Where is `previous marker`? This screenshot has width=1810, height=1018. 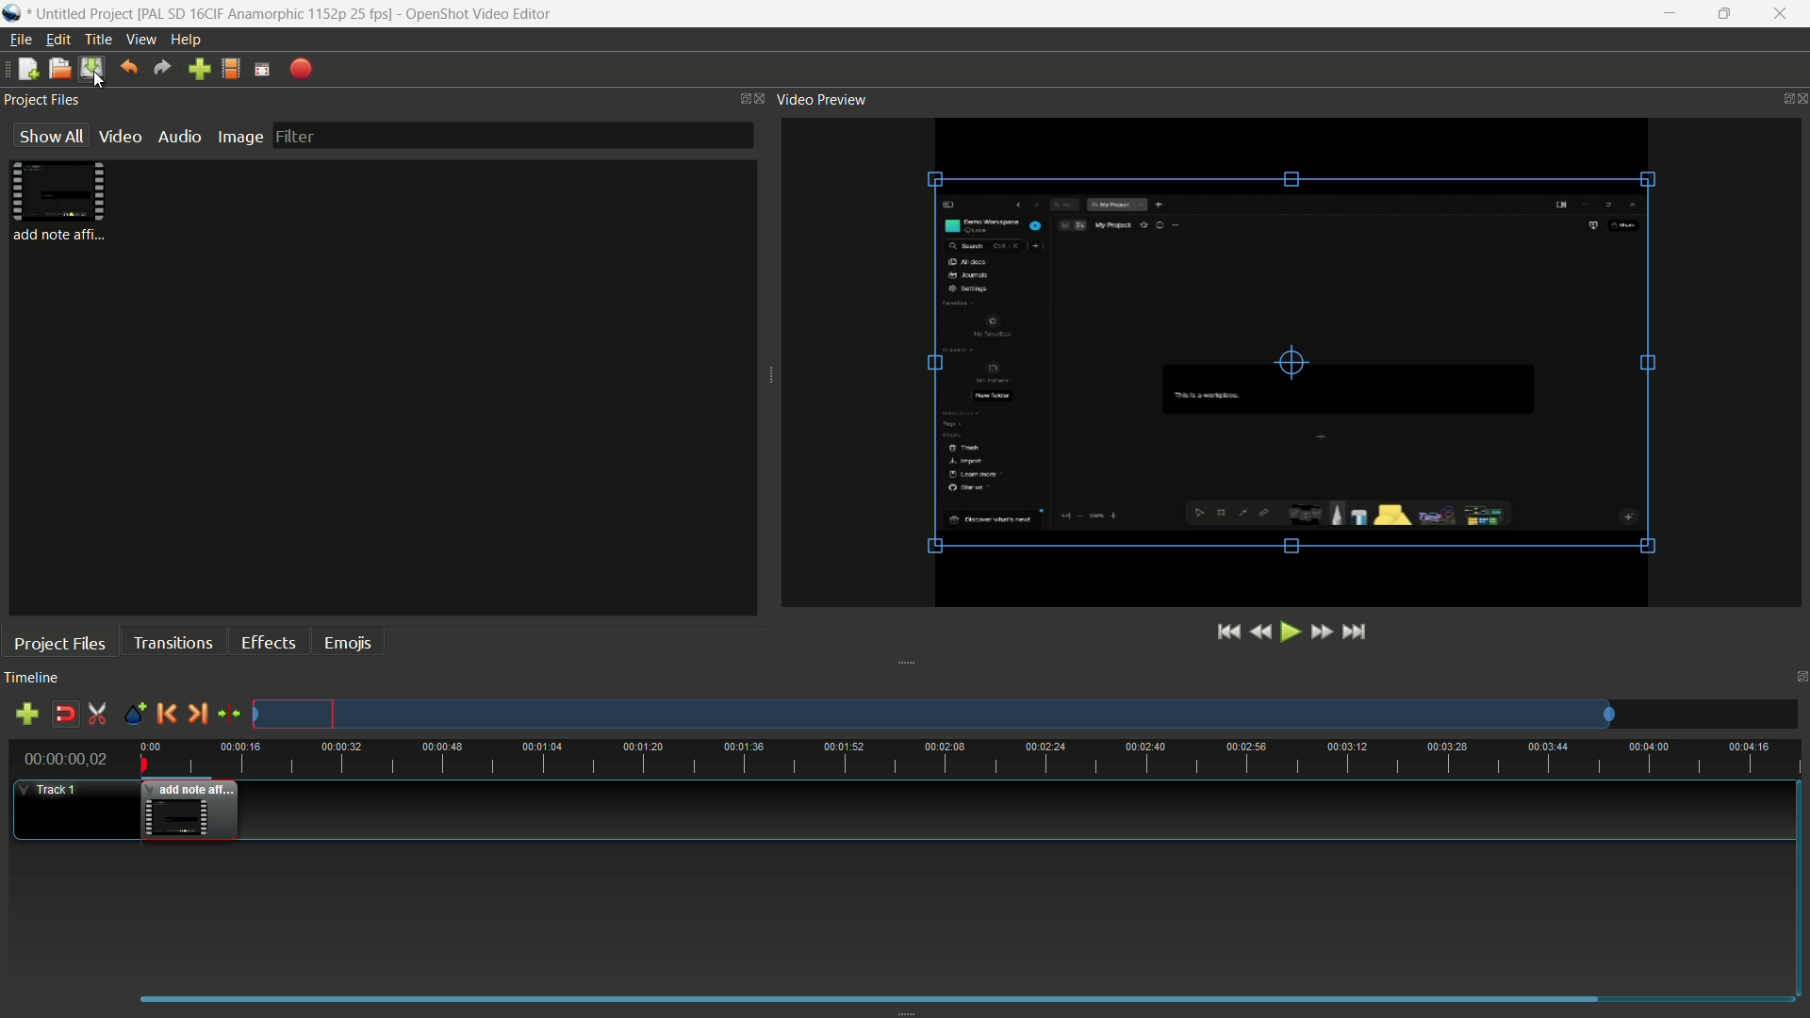
previous marker is located at coordinates (163, 715).